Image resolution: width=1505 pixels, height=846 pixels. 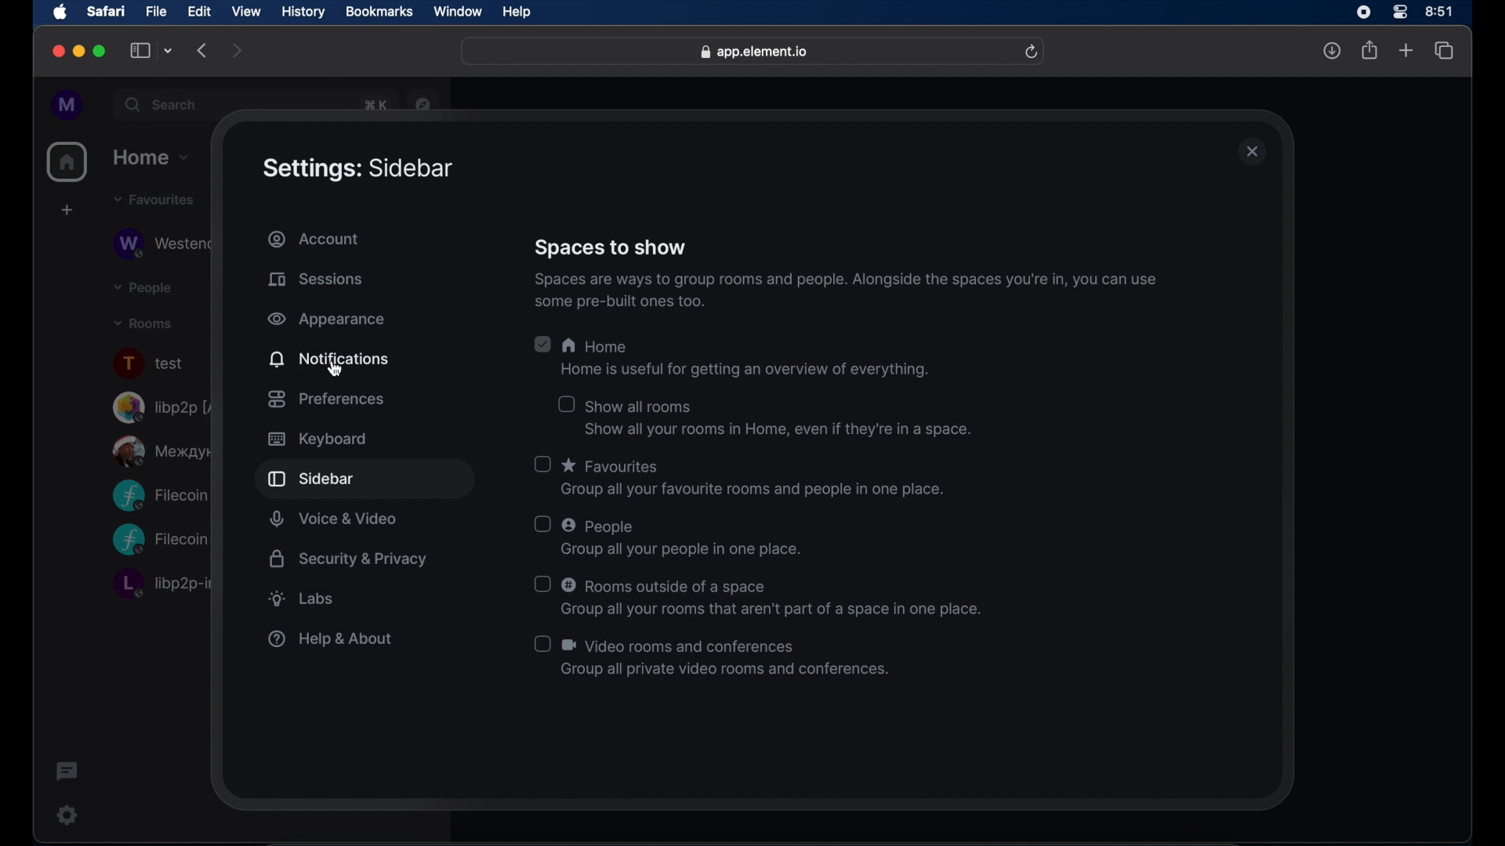 What do you see at coordinates (317, 238) in the screenshot?
I see `account` at bounding box center [317, 238].